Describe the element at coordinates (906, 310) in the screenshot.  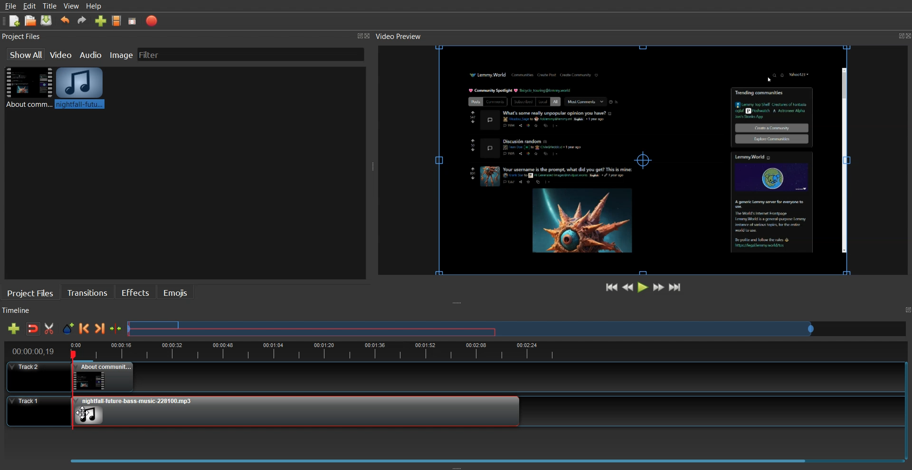
I see `Maximize` at that location.